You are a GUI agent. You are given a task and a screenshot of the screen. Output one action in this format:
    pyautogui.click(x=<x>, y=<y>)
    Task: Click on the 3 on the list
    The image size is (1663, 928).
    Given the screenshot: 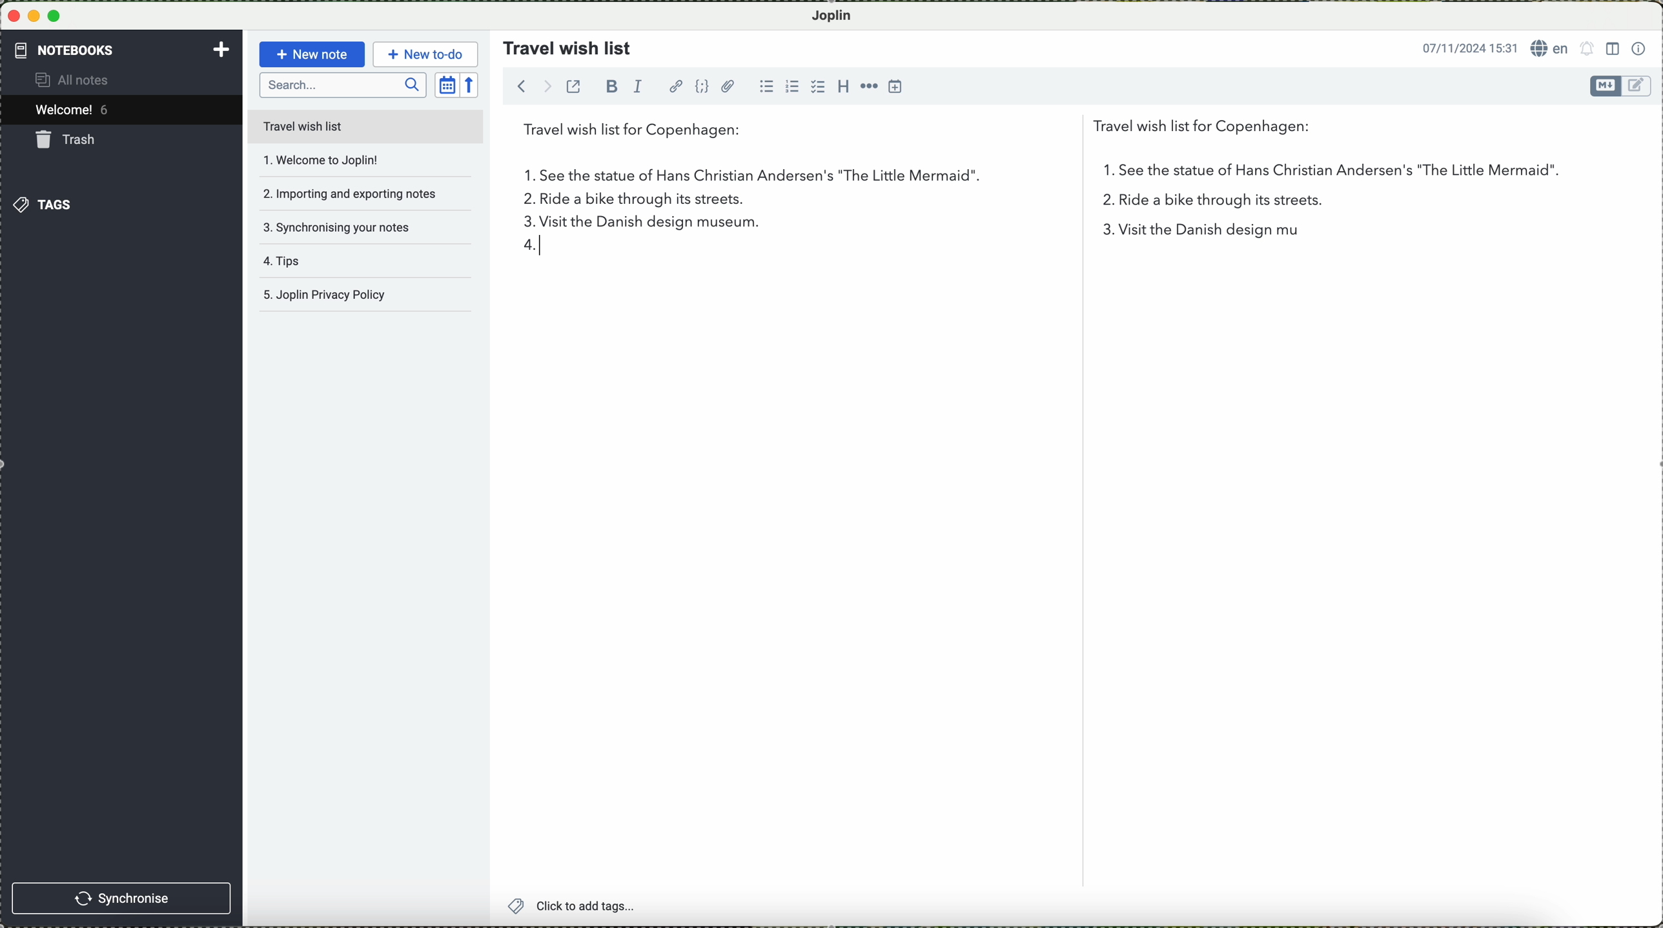 What is the action you would take?
    pyautogui.click(x=520, y=225)
    